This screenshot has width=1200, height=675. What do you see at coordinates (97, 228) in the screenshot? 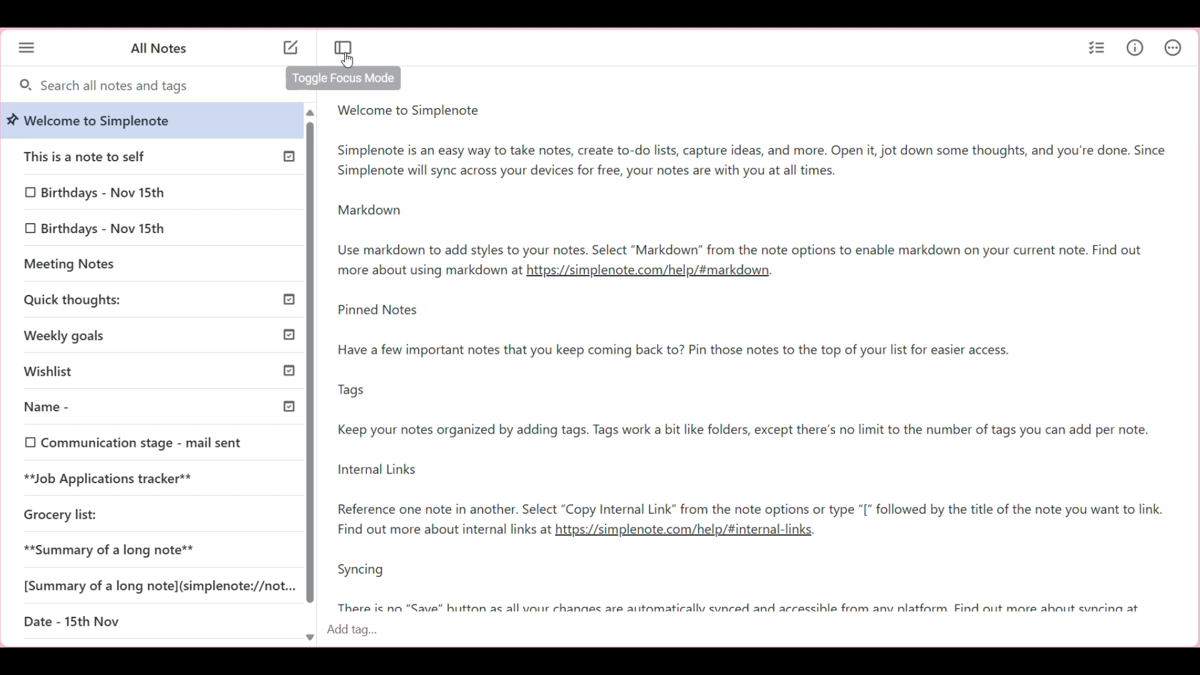
I see `0 Birthdays - Nov 15th` at bounding box center [97, 228].